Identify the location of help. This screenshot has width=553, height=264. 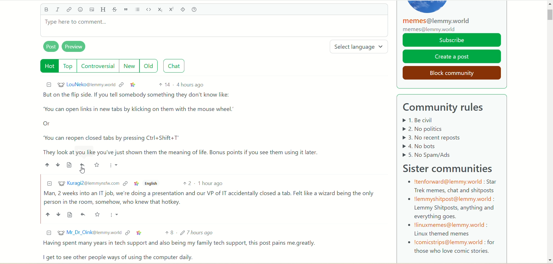
(198, 10).